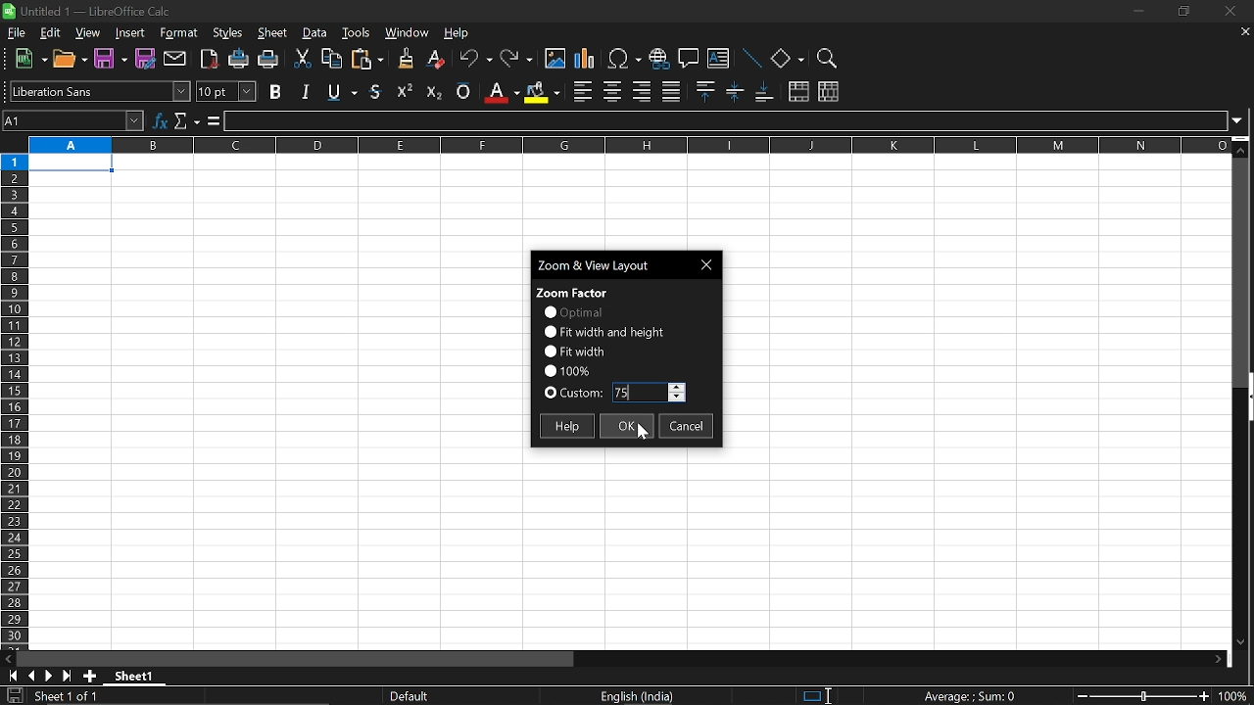 This screenshot has width=1254, height=705. What do you see at coordinates (463, 89) in the screenshot?
I see `overline` at bounding box center [463, 89].